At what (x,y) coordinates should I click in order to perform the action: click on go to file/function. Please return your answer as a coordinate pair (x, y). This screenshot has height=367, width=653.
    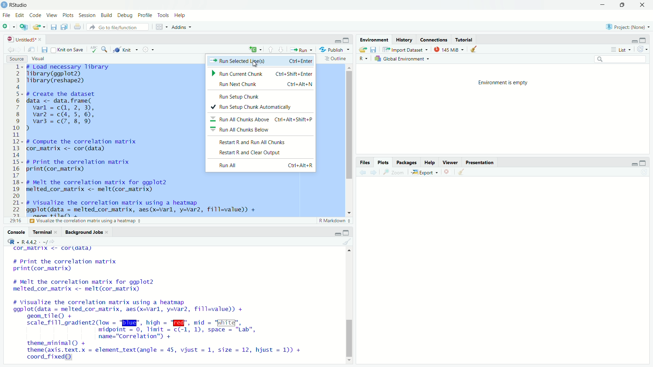
    Looking at the image, I should click on (118, 27).